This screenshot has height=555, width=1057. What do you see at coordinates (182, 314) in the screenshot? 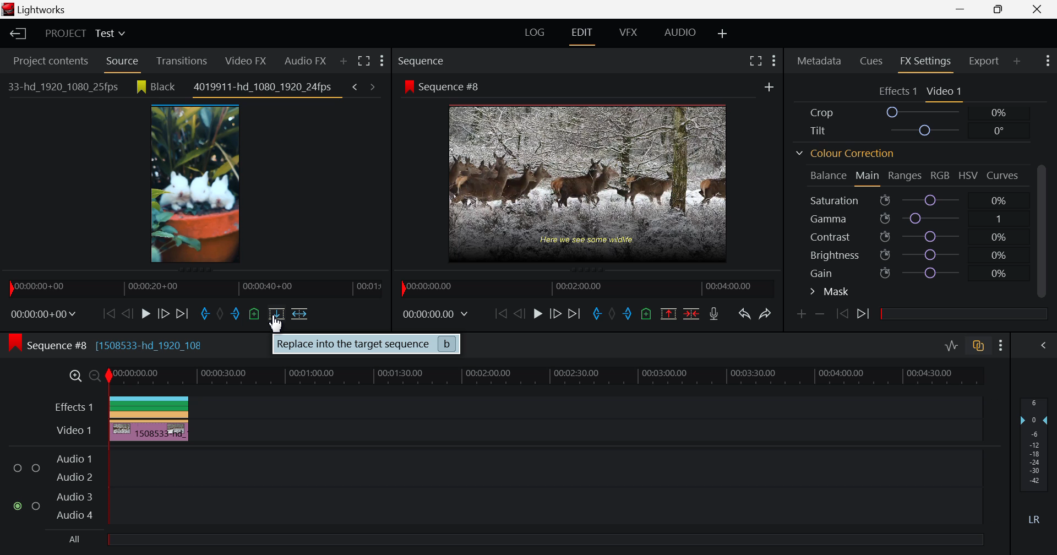
I see `To End` at bounding box center [182, 314].